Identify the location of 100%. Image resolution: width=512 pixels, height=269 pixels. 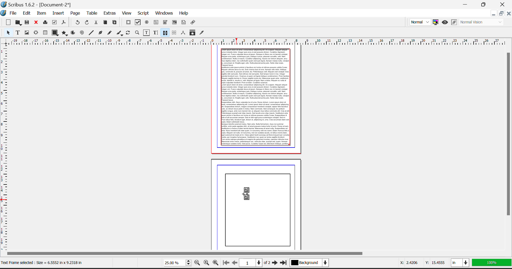
(492, 264).